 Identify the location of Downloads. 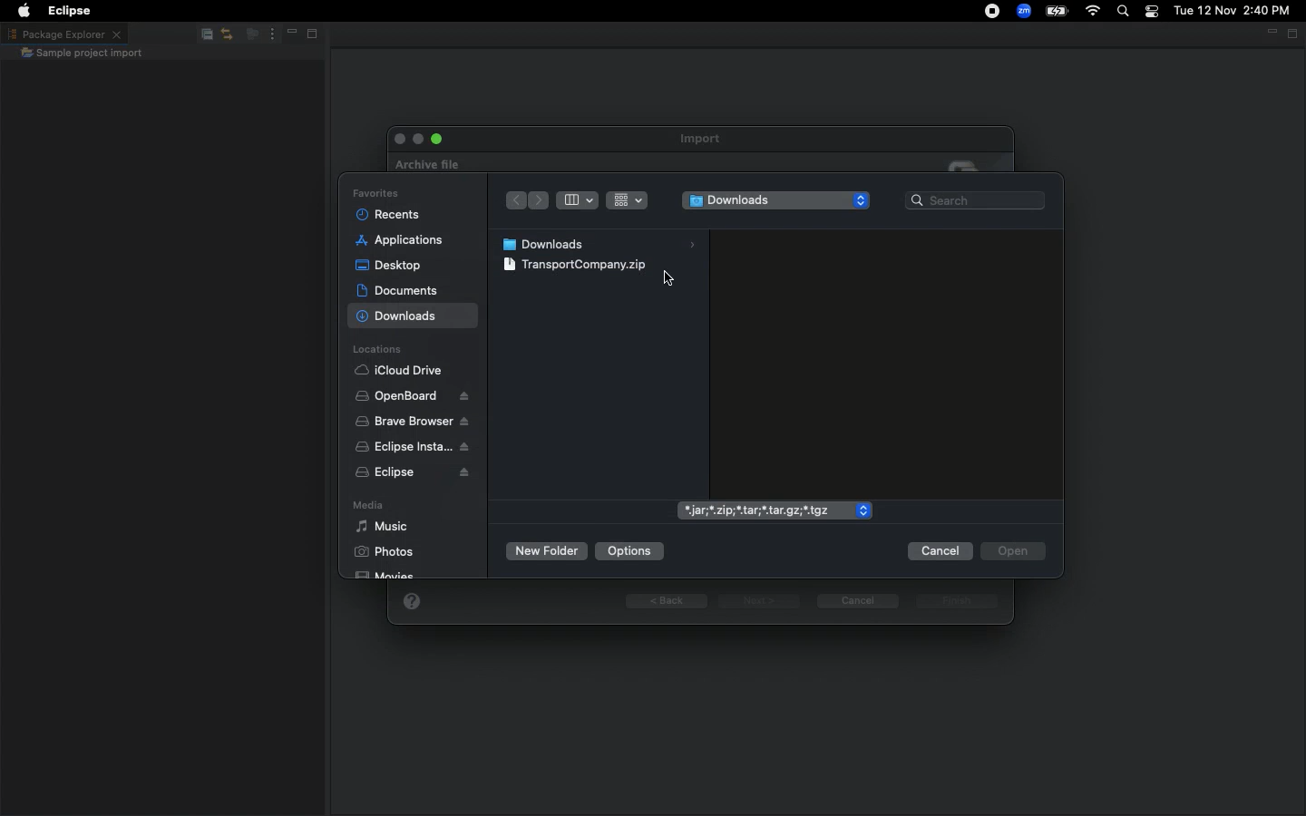
(775, 201).